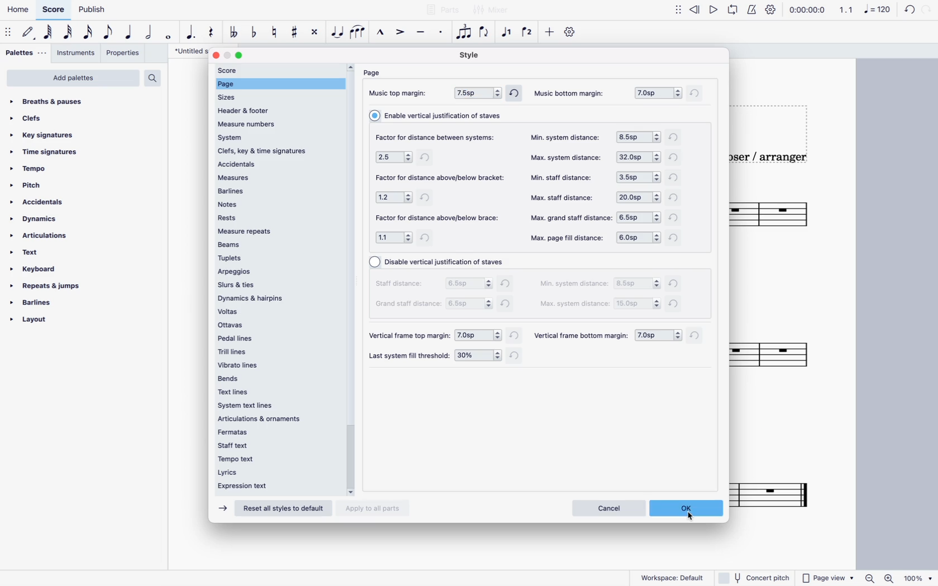 The width and height of the screenshot is (938, 586). I want to click on cursor, so click(690, 517).